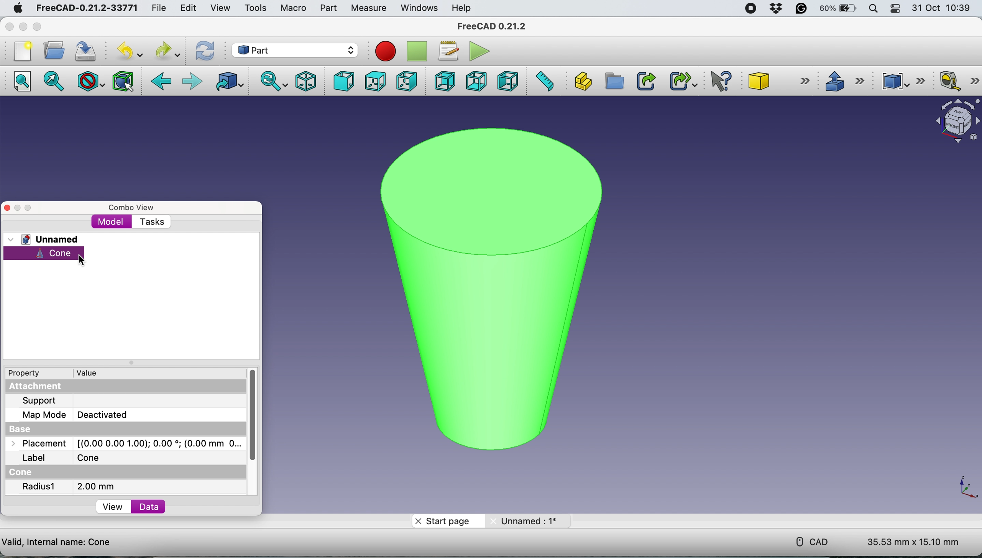 Image resolution: width=982 pixels, height=558 pixels. I want to click on whats this, so click(717, 82).